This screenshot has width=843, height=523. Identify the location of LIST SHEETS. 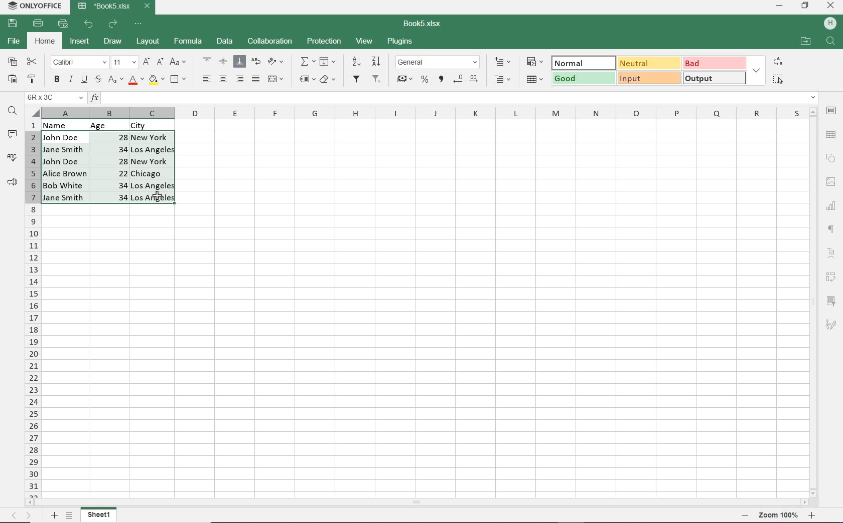
(71, 515).